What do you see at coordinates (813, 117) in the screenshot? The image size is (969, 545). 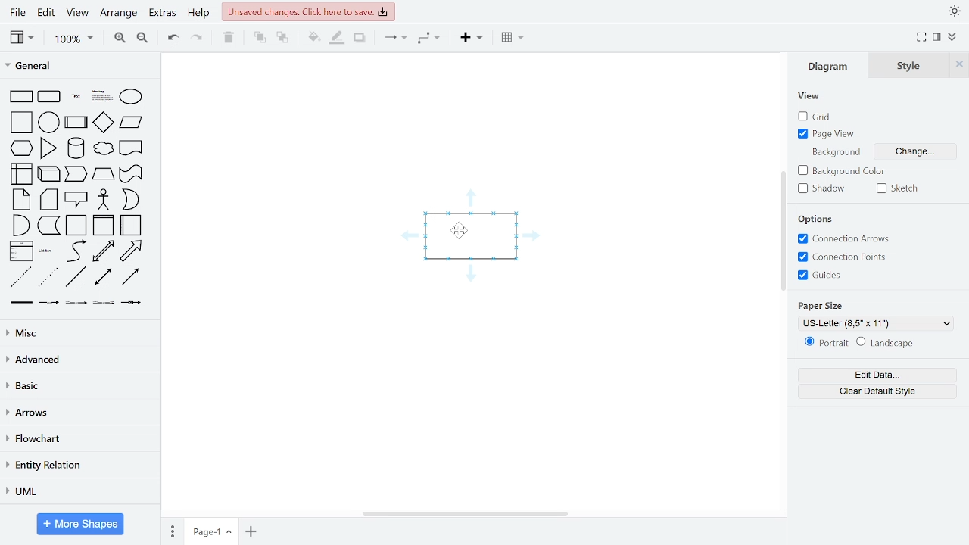 I see `grid` at bounding box center [813, 117].